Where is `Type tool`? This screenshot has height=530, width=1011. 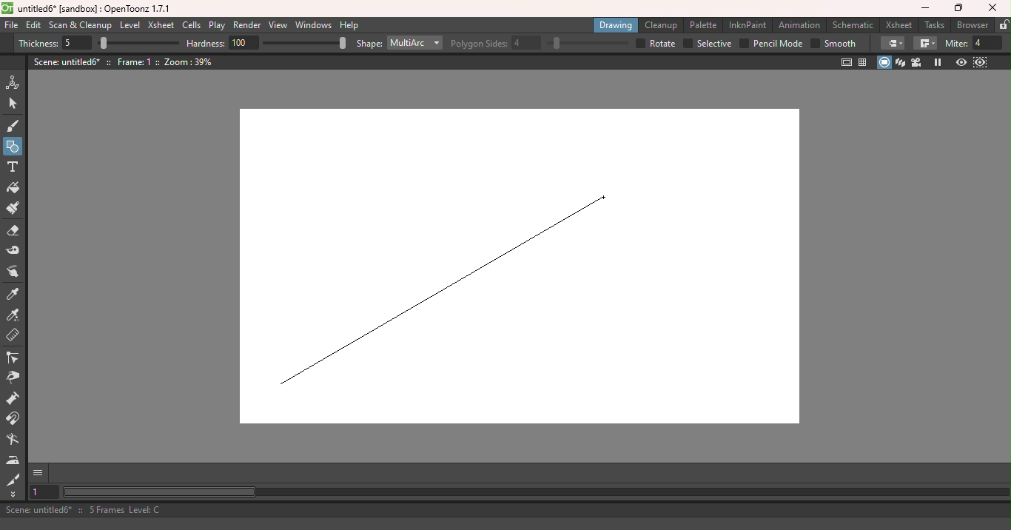 Type tool is located at coordinates (14, 167).